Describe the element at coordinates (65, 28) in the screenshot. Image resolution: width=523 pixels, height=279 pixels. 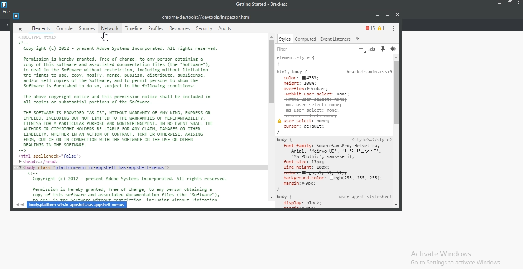
I see `console` at that location.